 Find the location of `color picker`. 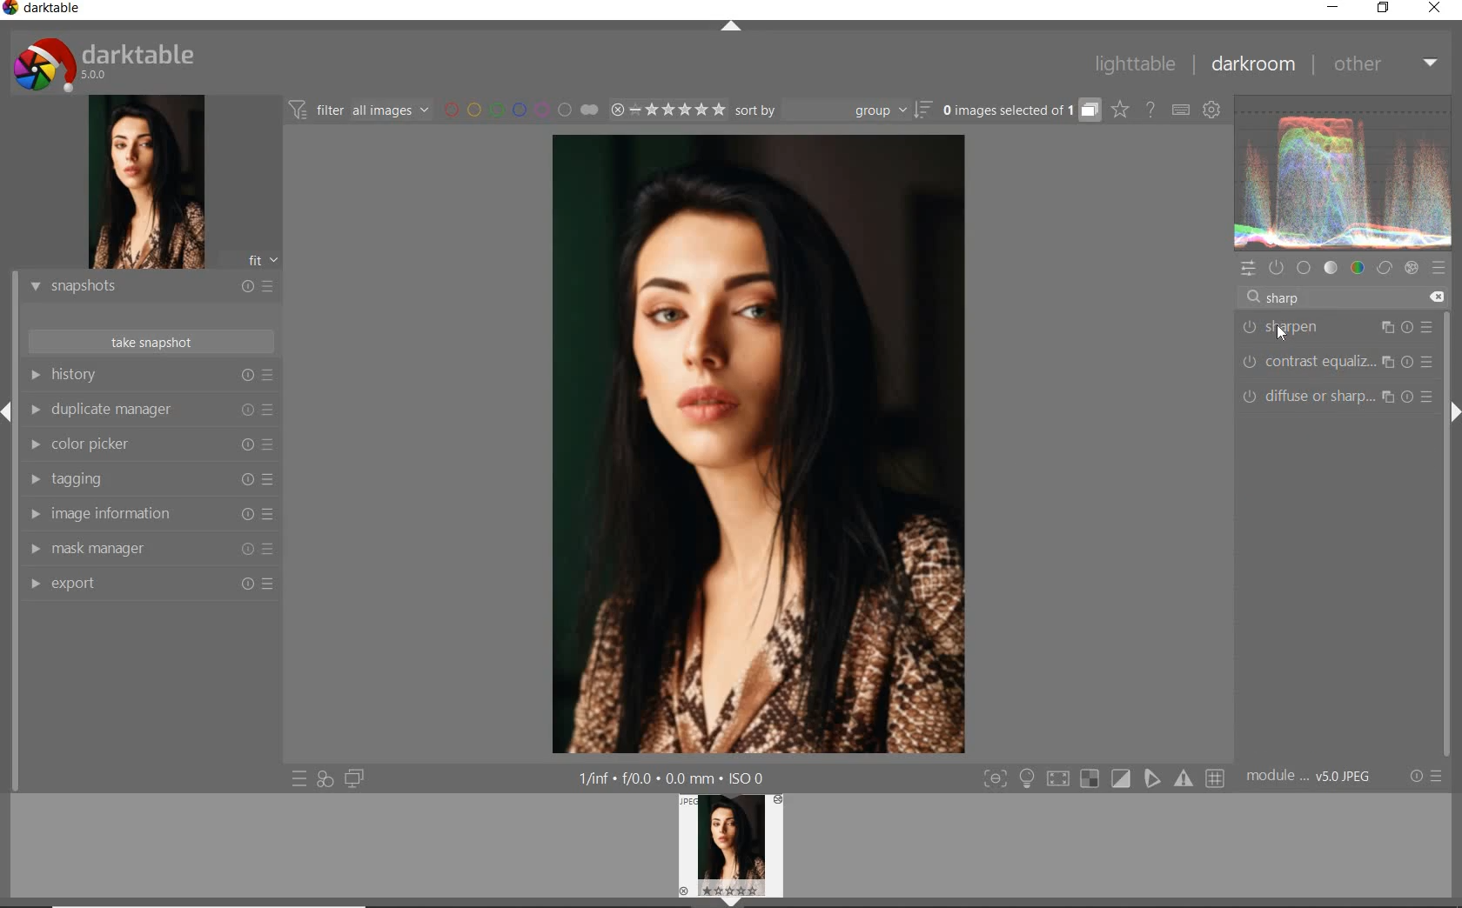

color picker is located at coordinates (151, 445).